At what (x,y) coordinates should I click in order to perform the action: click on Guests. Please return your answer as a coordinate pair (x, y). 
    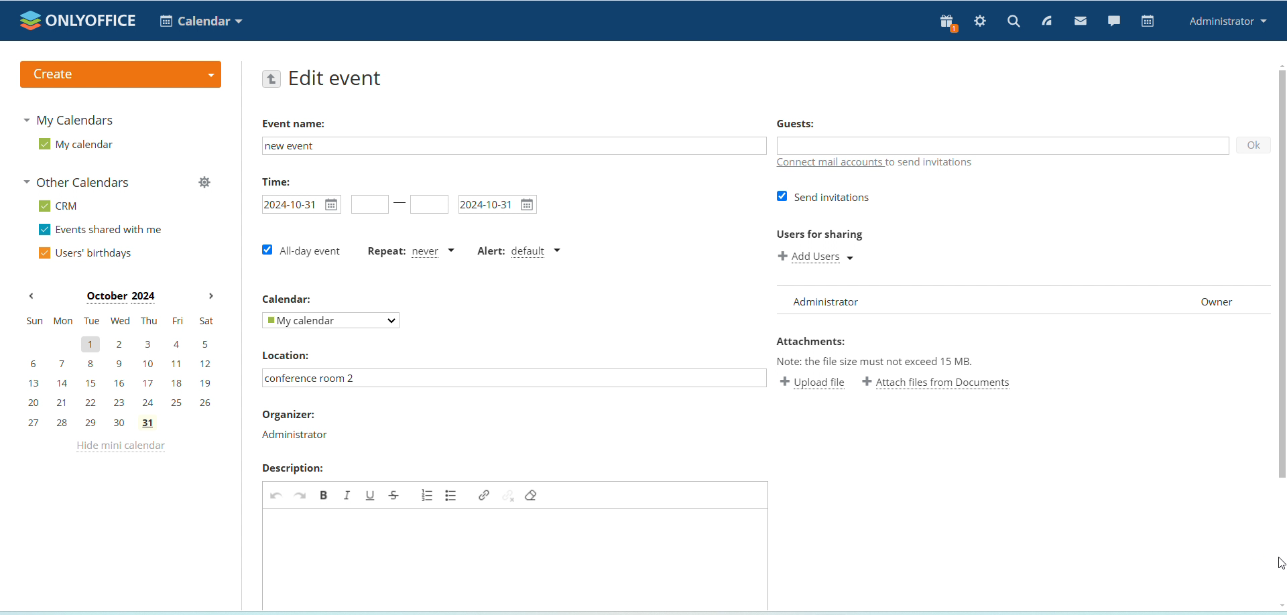
    Looking at the image, I should click on (796, 123).